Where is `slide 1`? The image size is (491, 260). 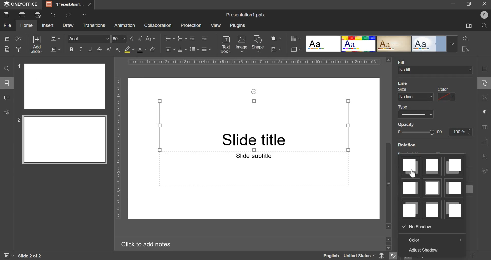
slide 1 is located at coordinates (62, 86).